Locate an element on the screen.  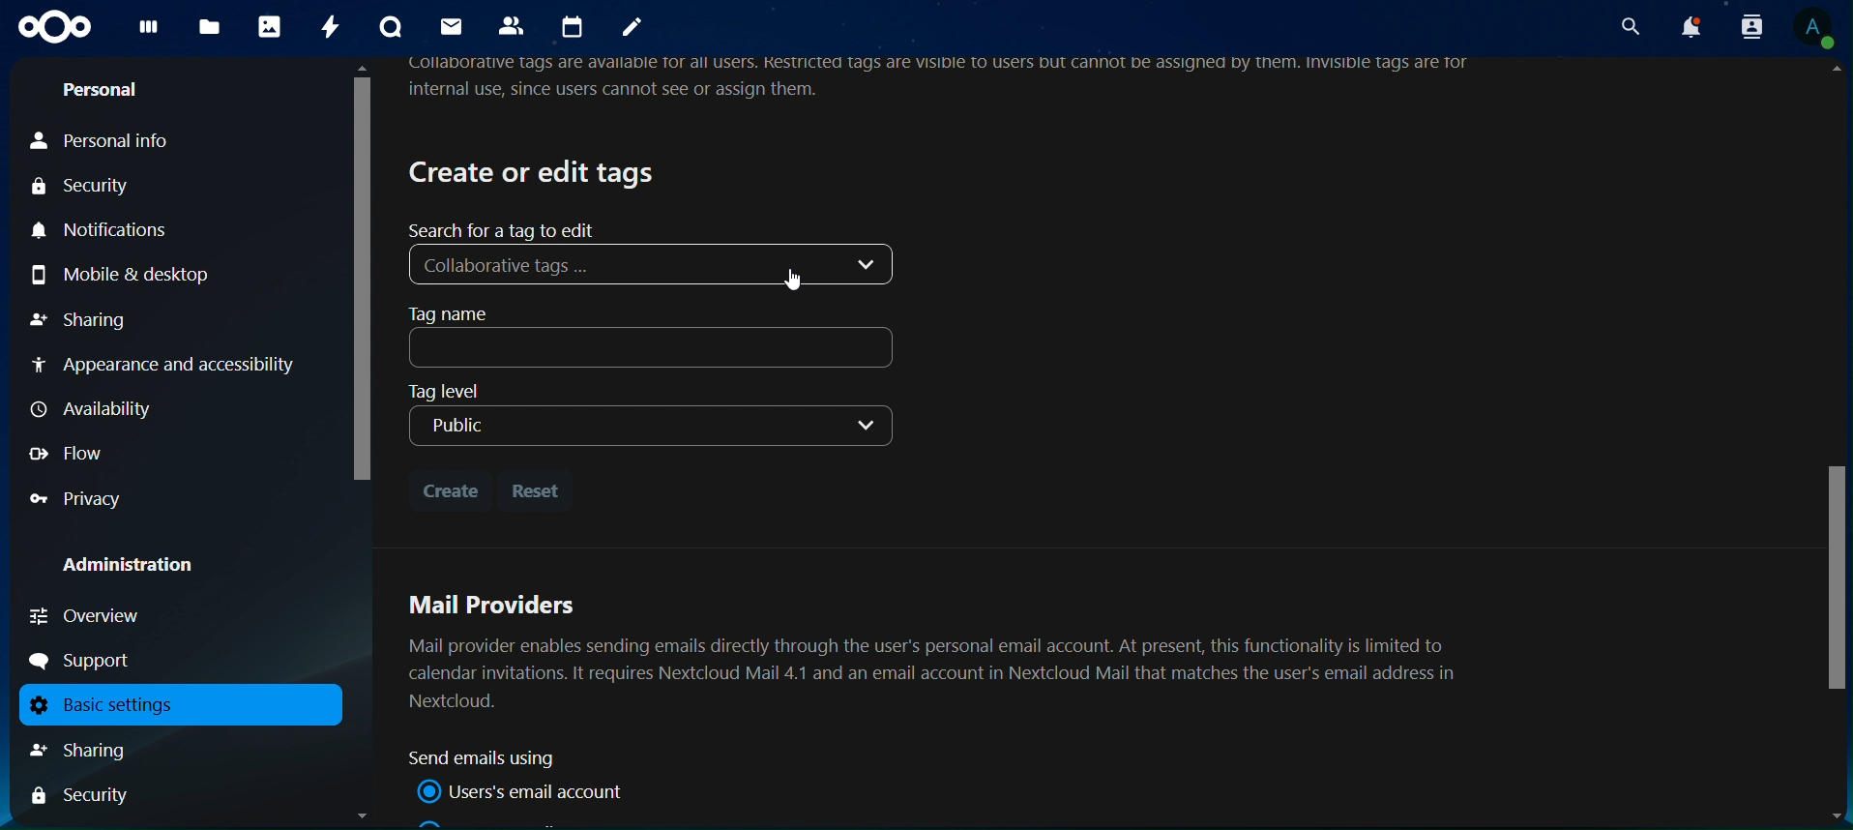
overview is located at coordinates (87, 615).